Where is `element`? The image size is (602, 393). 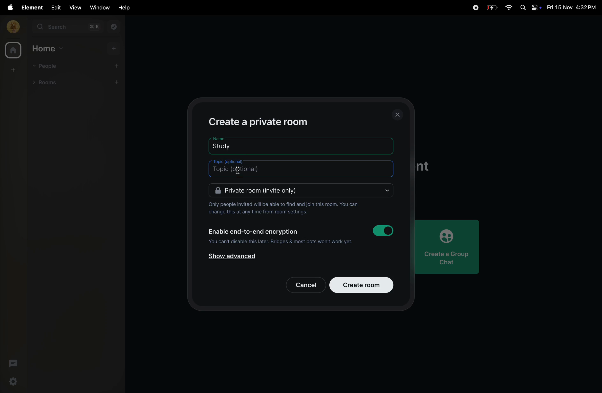 element is located at coordinates (30, 7).